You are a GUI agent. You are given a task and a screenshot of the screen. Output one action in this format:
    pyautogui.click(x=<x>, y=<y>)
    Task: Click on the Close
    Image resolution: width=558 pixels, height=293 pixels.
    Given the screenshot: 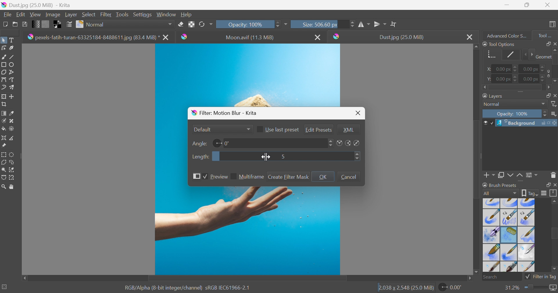 What is the action you would take?
    pyautogui.click(x=318, y=37)
    